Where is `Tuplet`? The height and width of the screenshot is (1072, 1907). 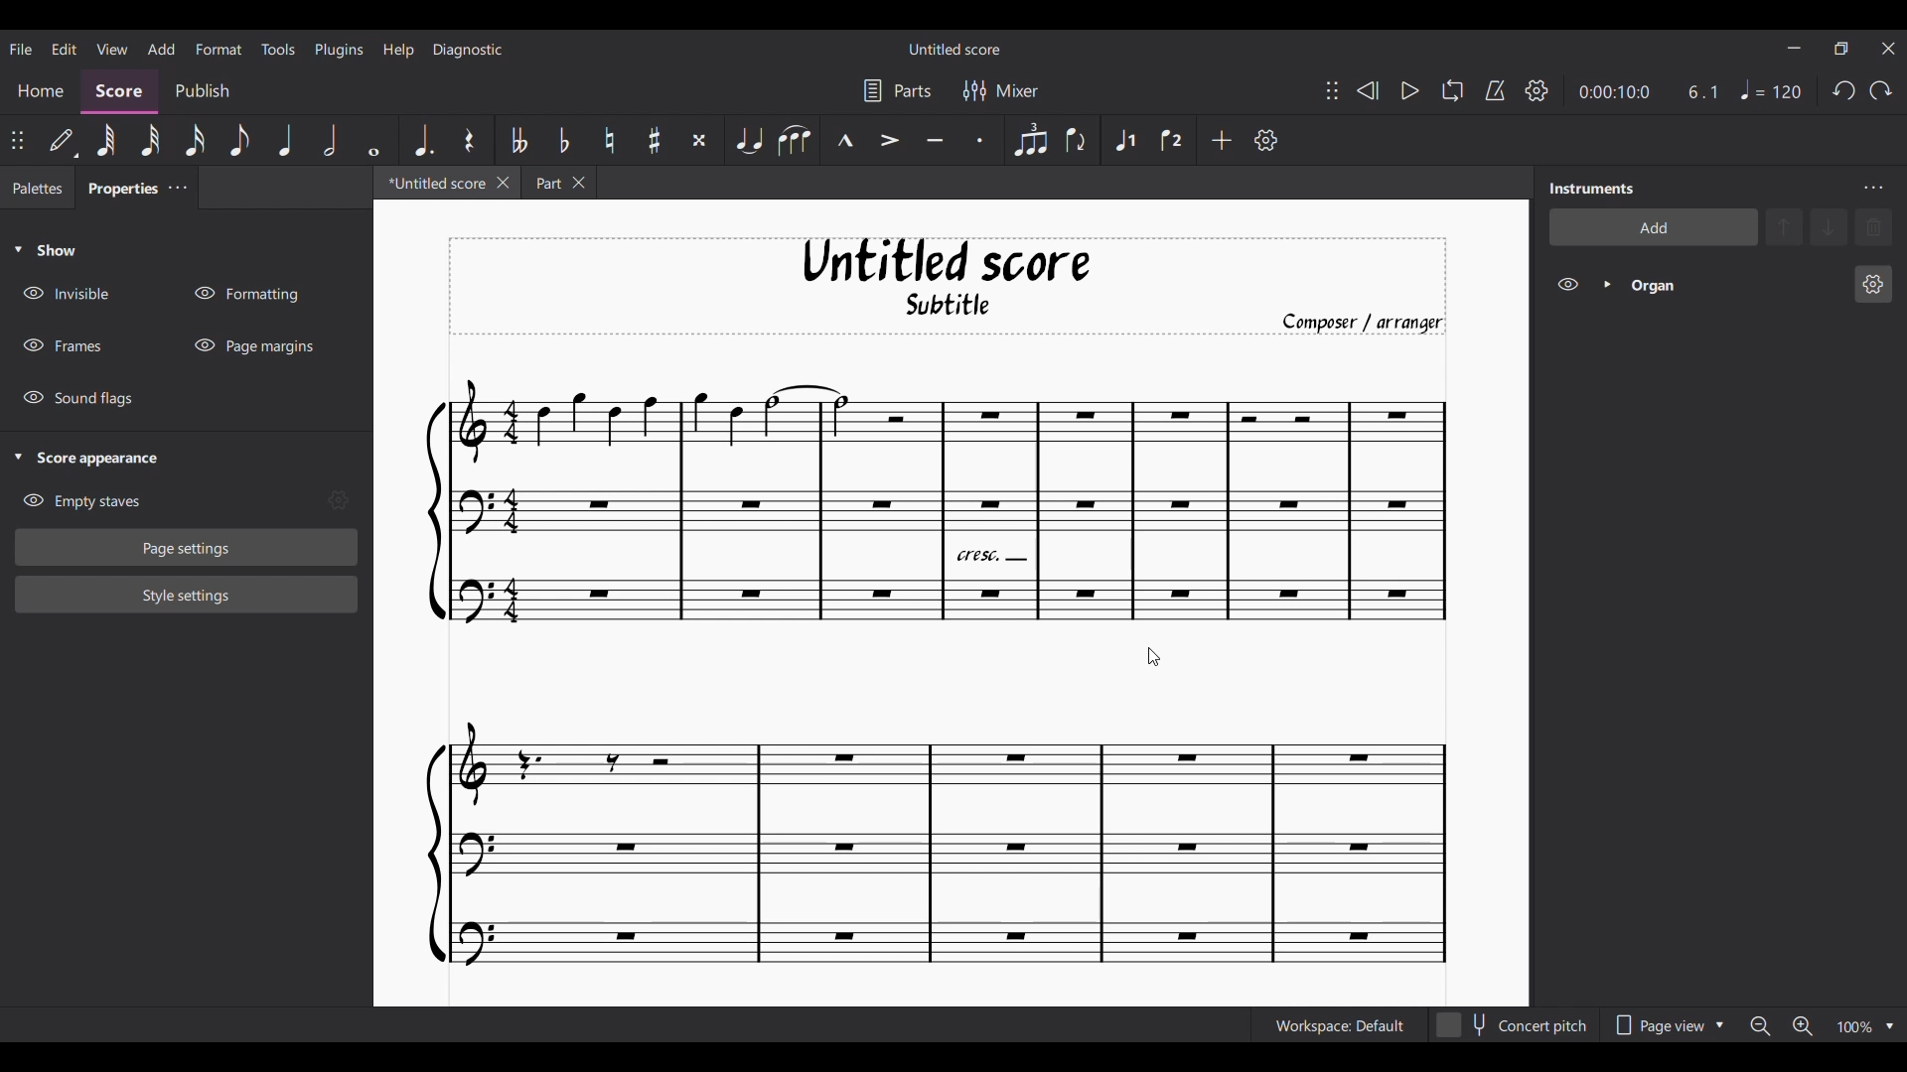
Tuplet is located at coordinates (1028, 140).